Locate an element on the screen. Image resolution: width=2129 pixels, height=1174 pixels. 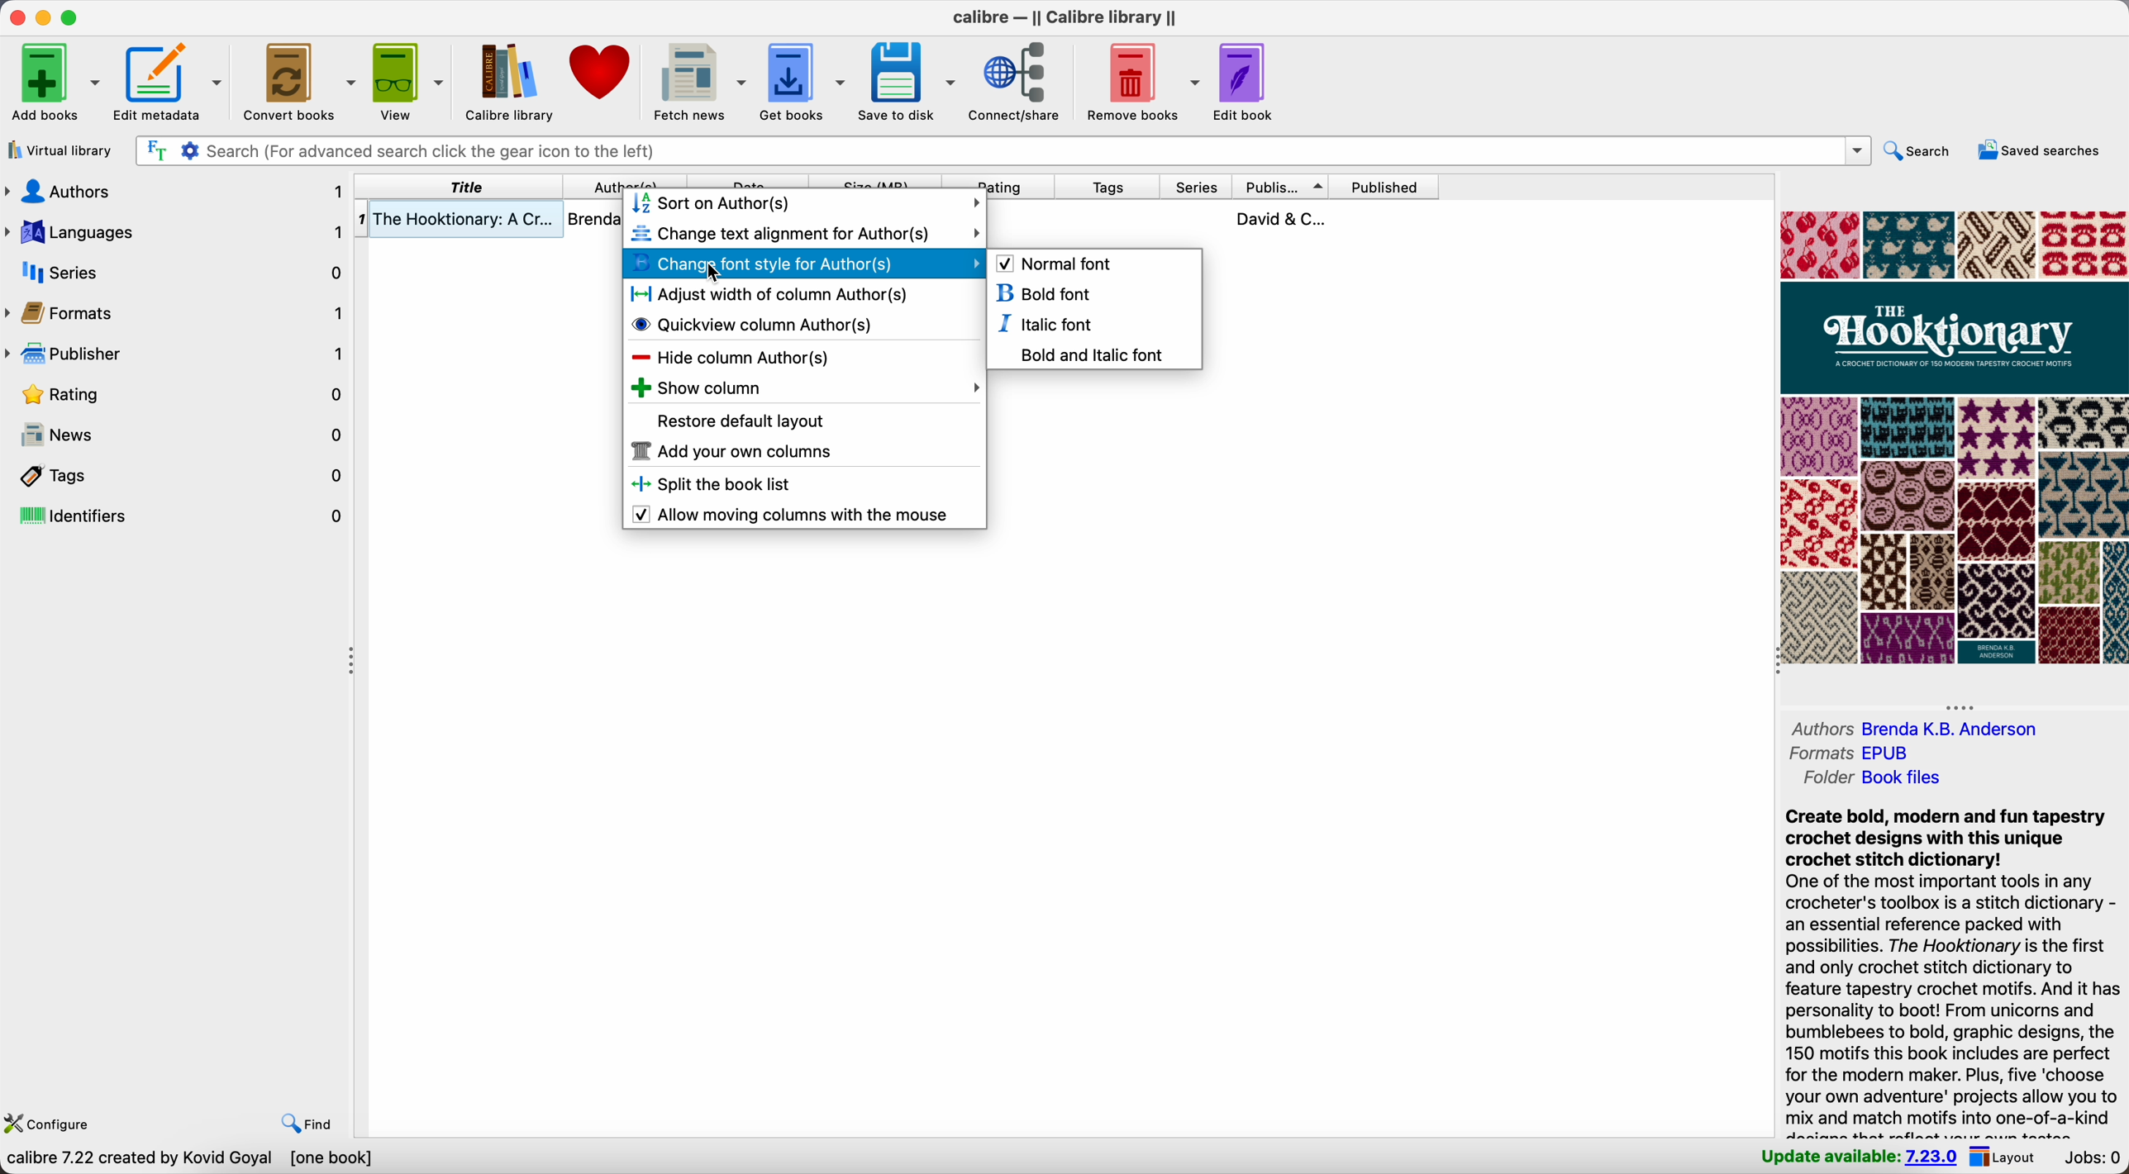
donate is located at coordinates (603, 74).